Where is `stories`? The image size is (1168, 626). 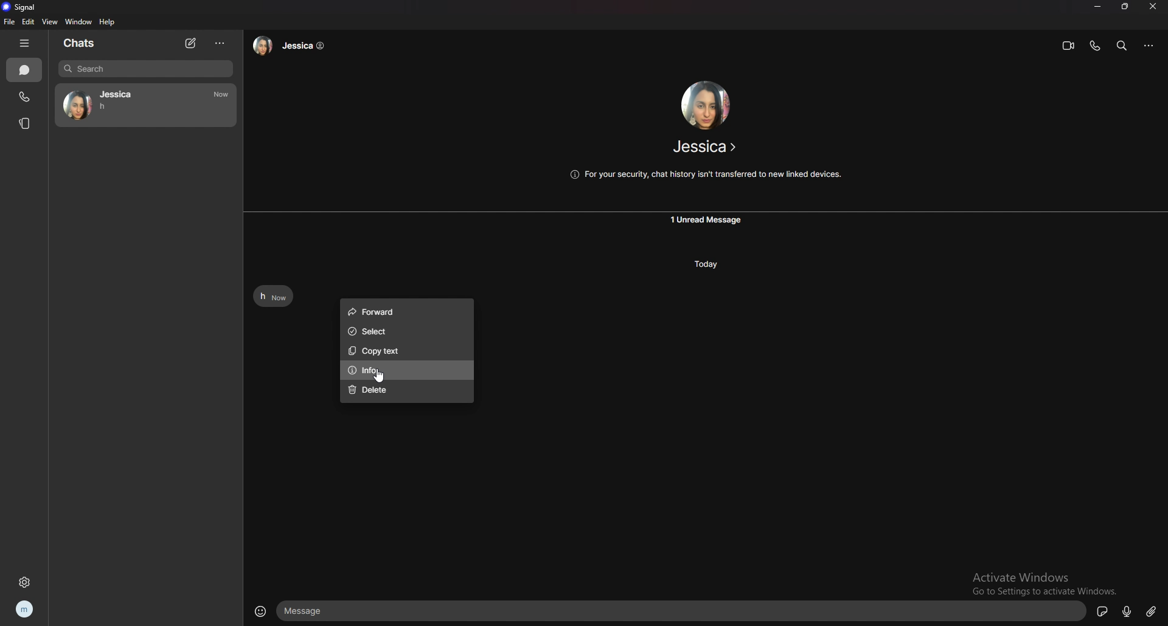
stories is located at coordinates (26, 124).